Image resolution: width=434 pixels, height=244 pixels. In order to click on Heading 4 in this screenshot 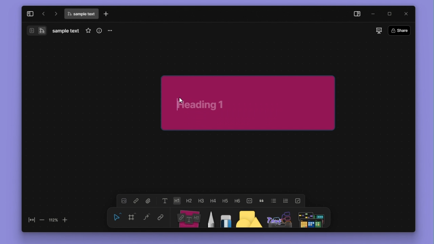, I will do `click(213, 201)`.